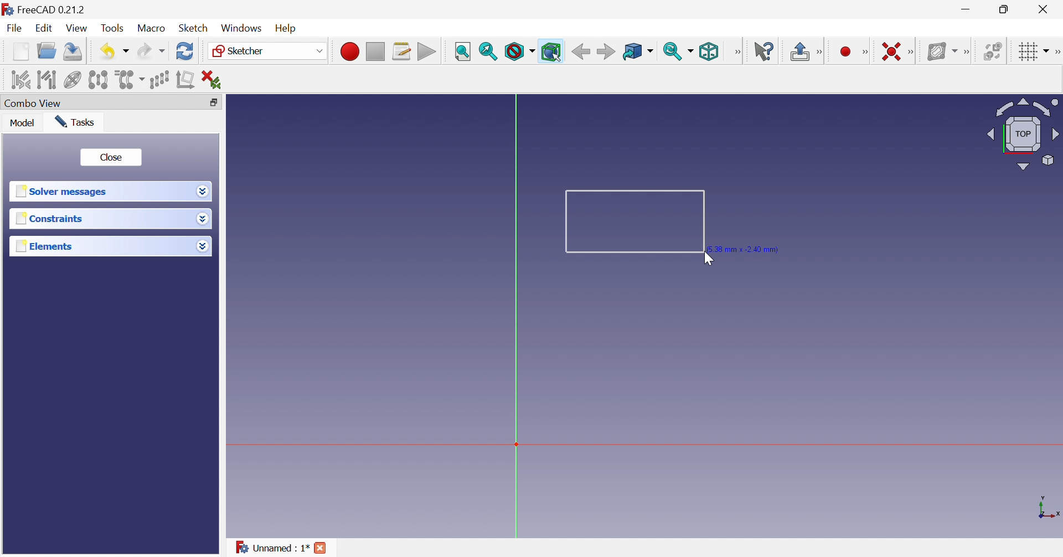 The width and height of the screenshot is (1063, 557). Describe the element at coordinates (160, 80) in the screenshot. I see `Rectangular array` at that location.